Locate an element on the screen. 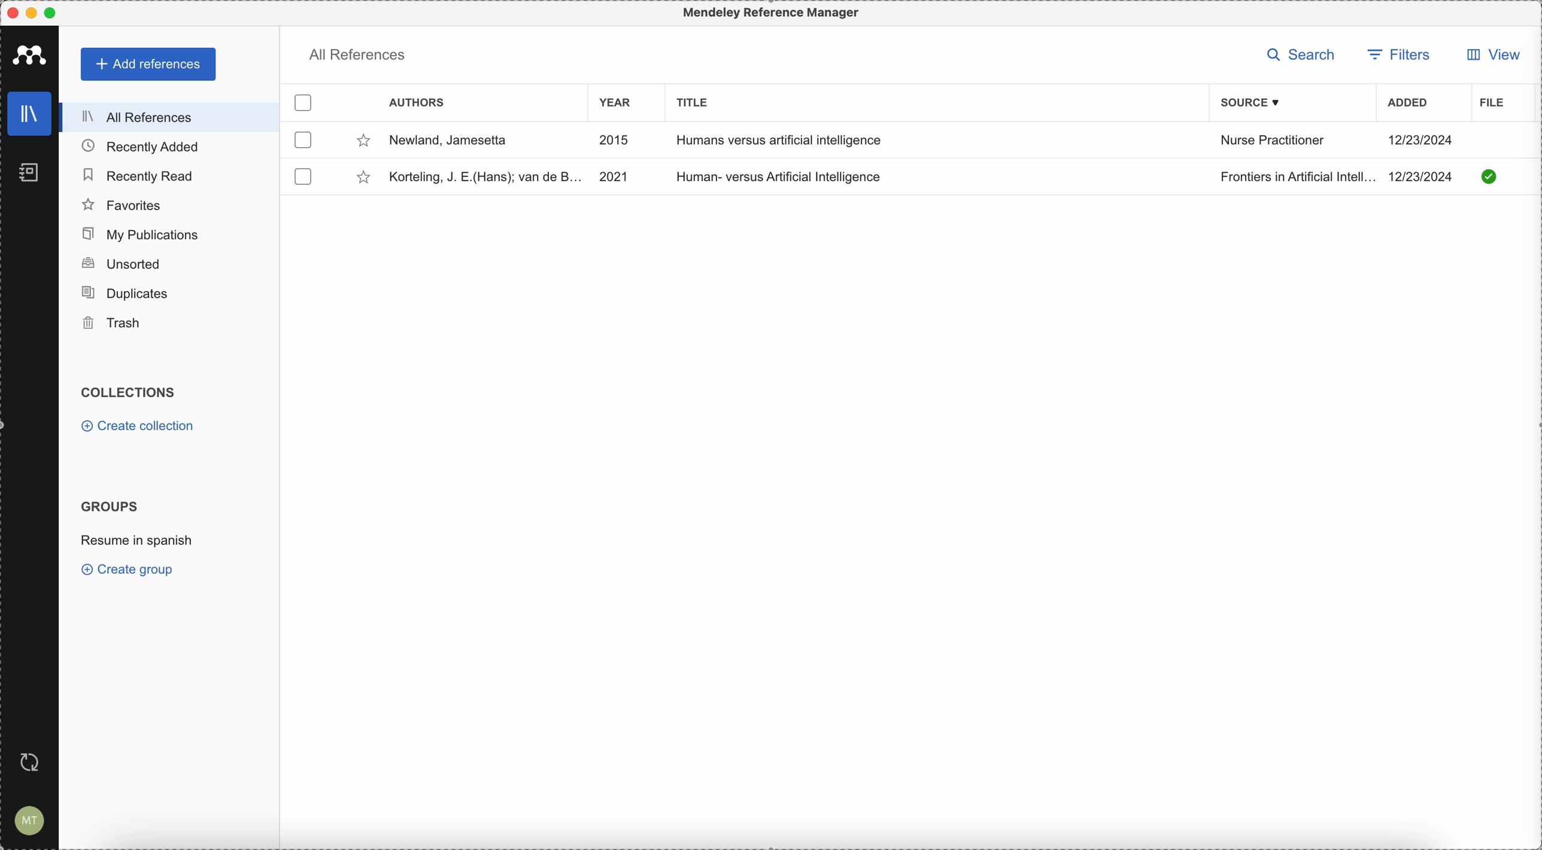  maximize is located at coordinates (55, 12).